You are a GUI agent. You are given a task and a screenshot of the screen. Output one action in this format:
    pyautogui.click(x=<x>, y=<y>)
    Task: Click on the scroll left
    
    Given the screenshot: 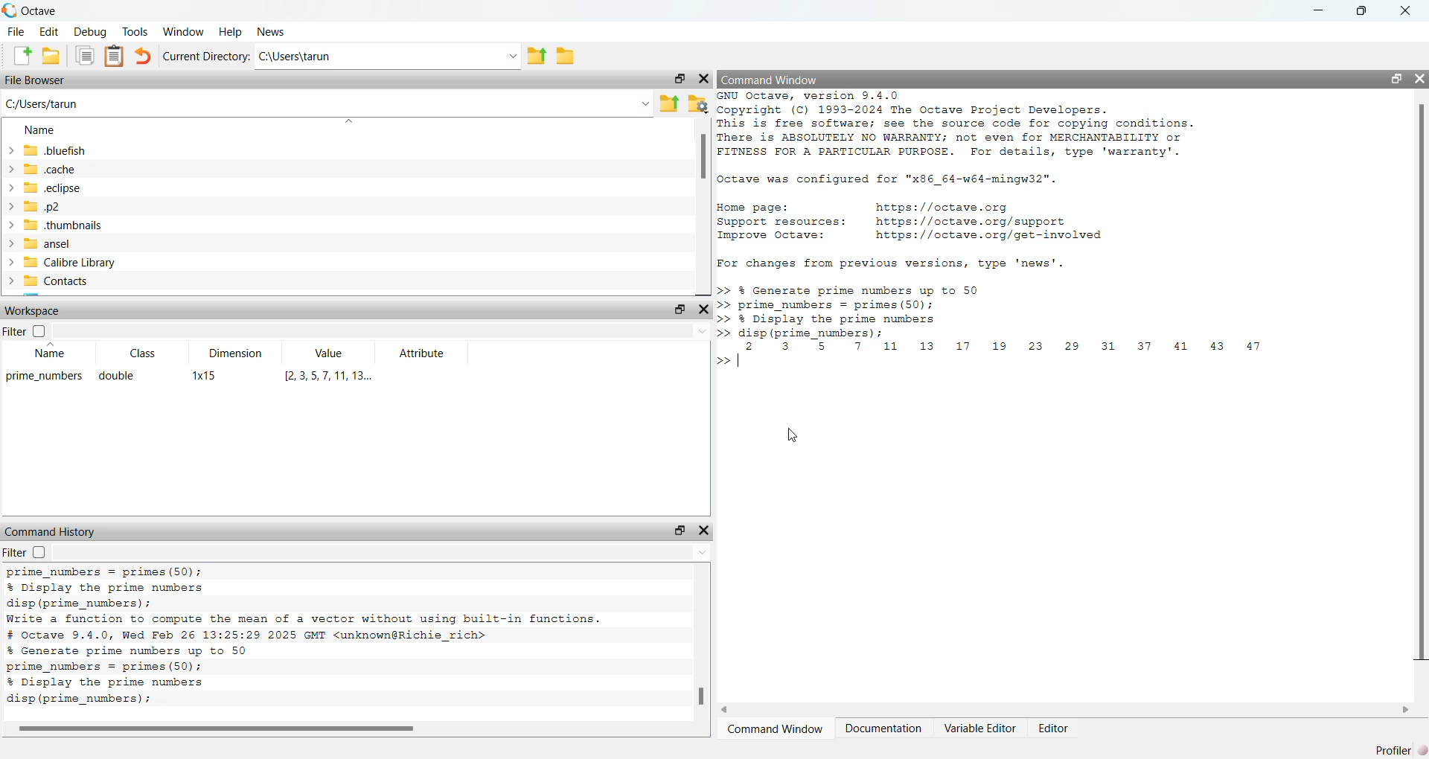 What is the action you would take?
    pyautogui.click(x=727, y=711)
    